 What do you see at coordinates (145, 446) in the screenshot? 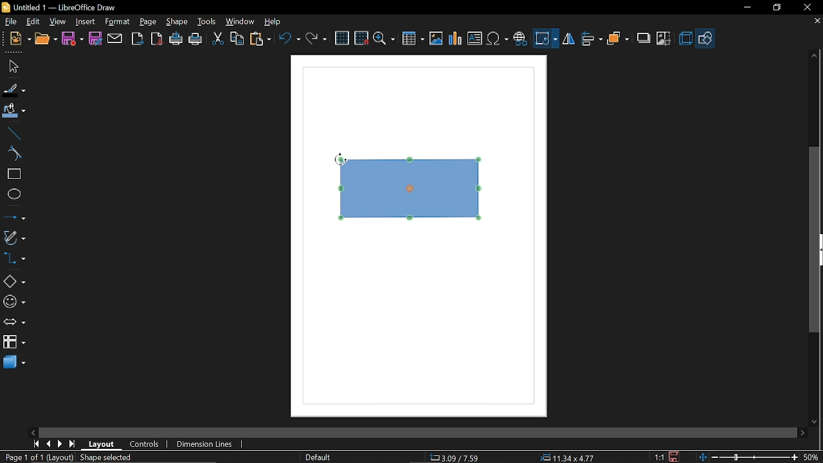
I see `controls` at bounding box center [145, 446].